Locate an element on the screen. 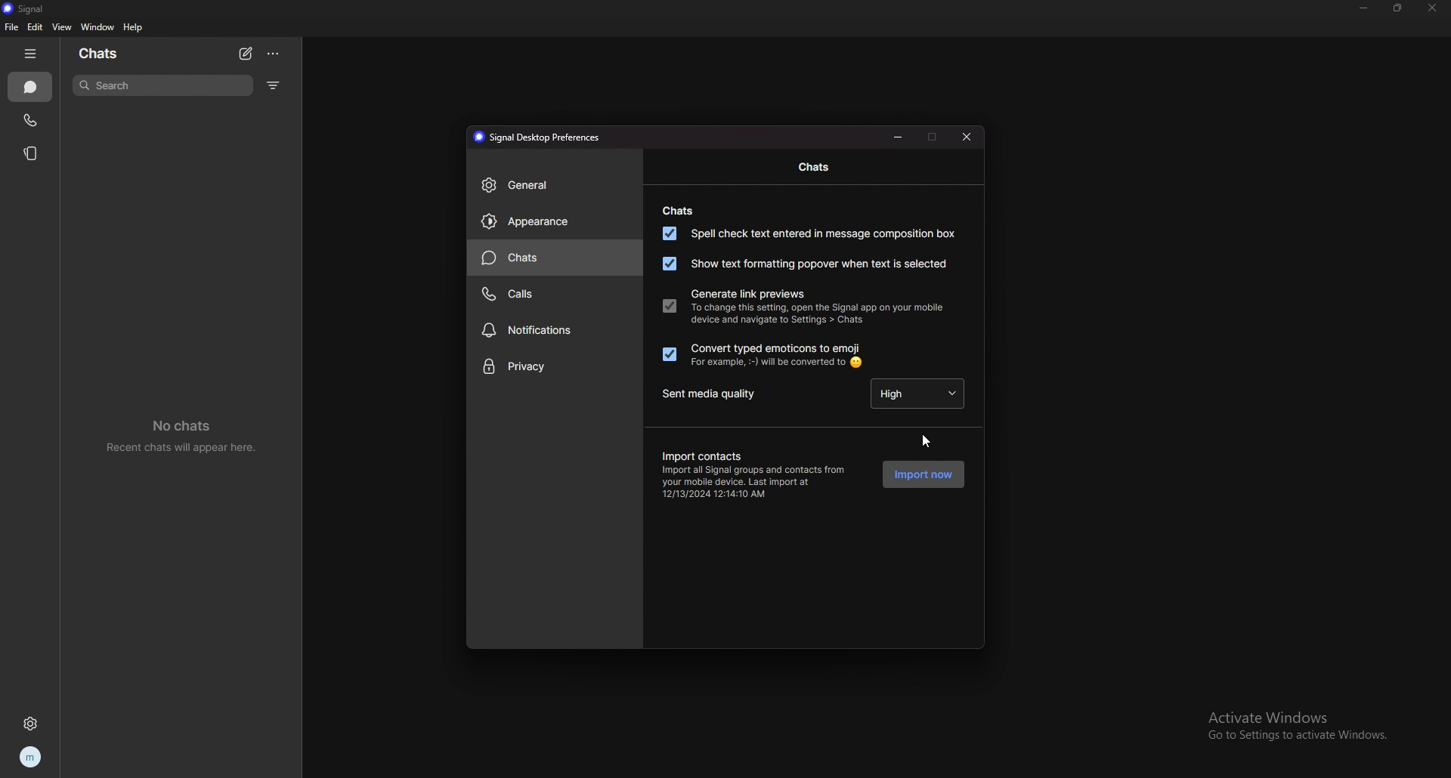 This screenshot has height=778, width=1451. high media quality is located at coordinates (919, 391).